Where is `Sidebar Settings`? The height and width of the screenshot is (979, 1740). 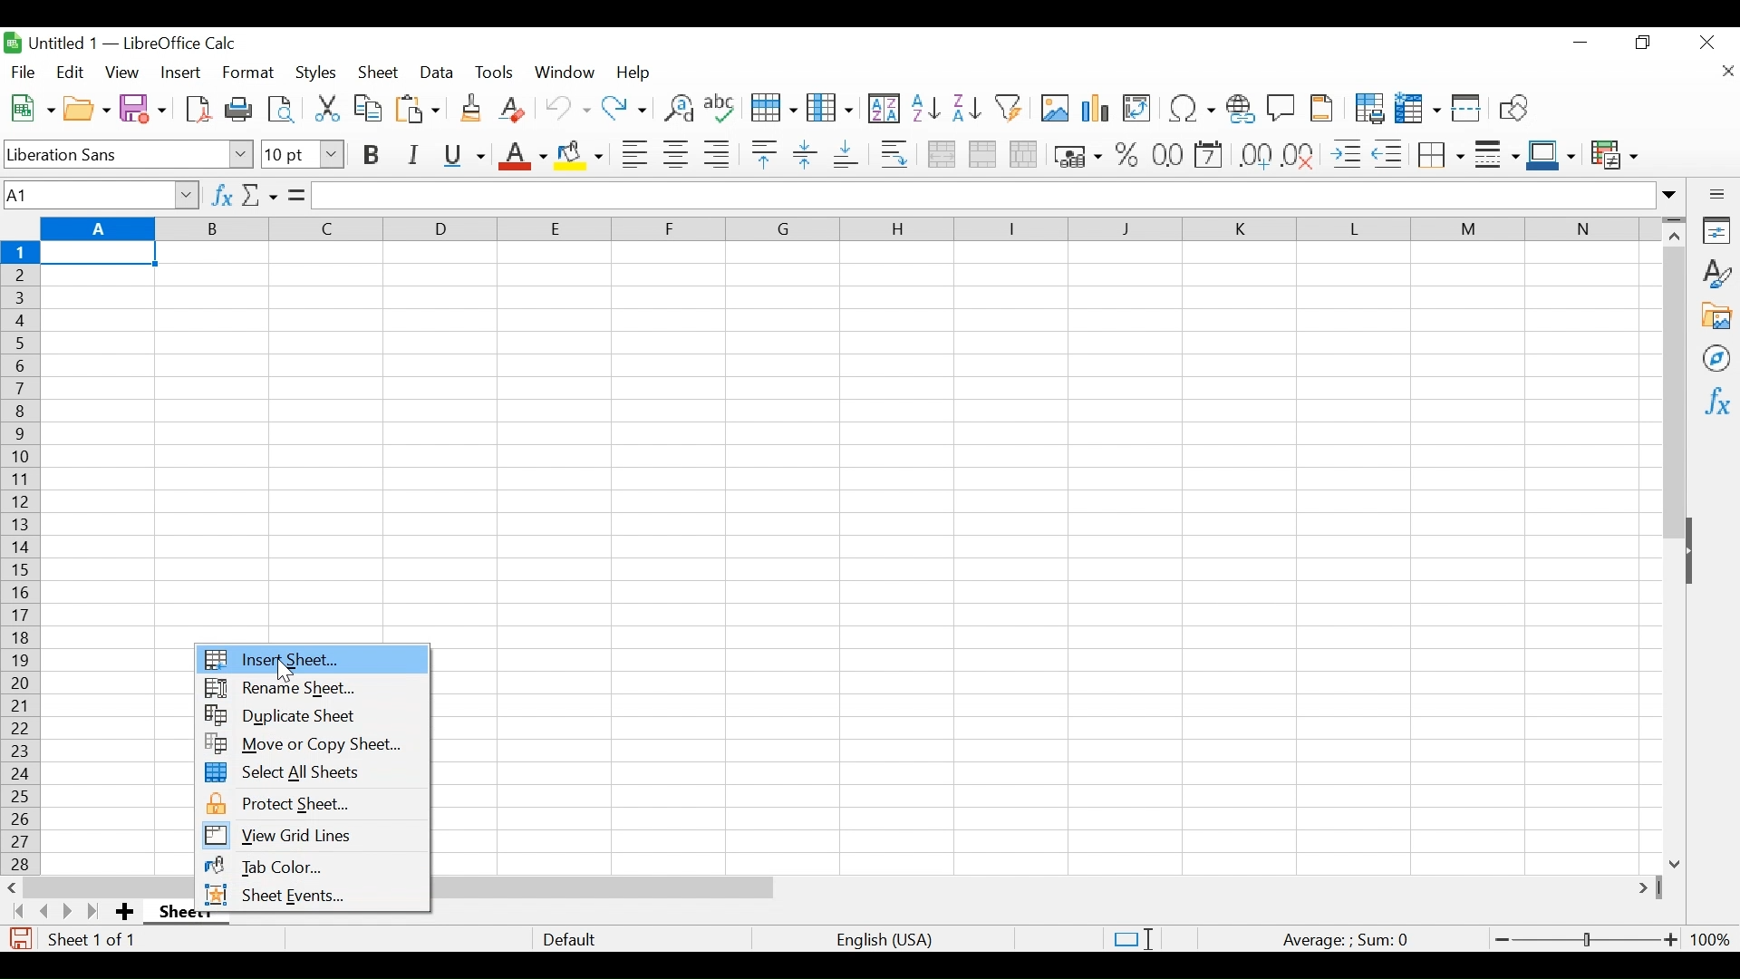 Sidebar Settings is located at coordinates (1716, 194).